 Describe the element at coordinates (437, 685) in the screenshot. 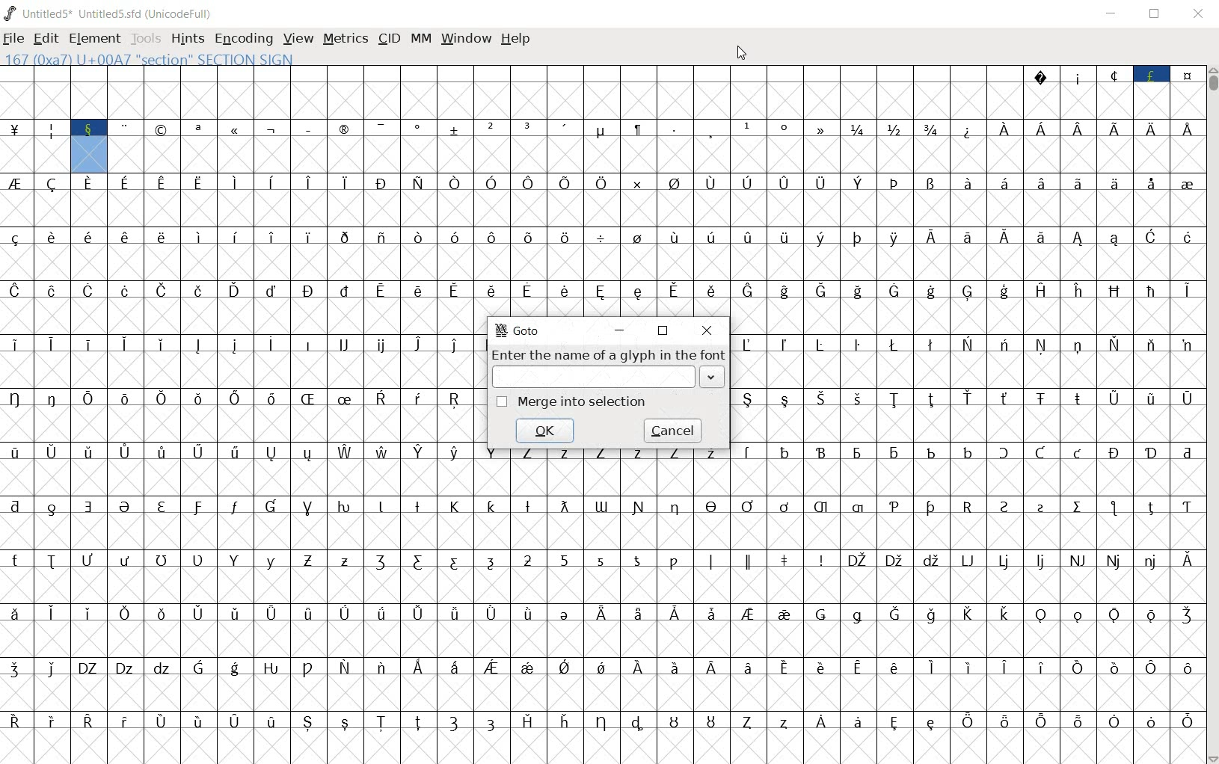

I see `Latin extended characters` at that location.